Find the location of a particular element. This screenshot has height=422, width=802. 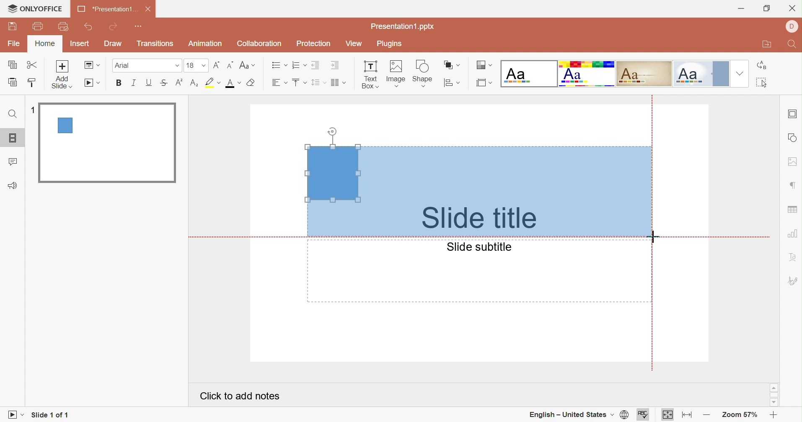

Scroll down is located at coordinates (773, 403).